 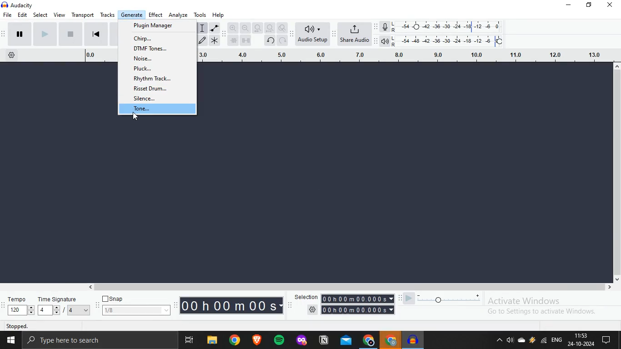 What do you see at coordinates (245, 29) in the screenshot?
I see `Zoom Out` at bounding box center [245, 29].